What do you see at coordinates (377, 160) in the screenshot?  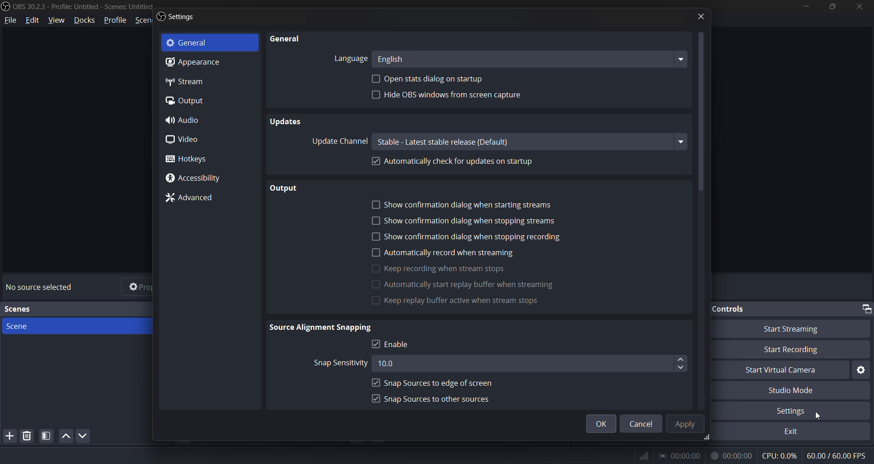 I see `checkbox` at bounding box center [377, 160].